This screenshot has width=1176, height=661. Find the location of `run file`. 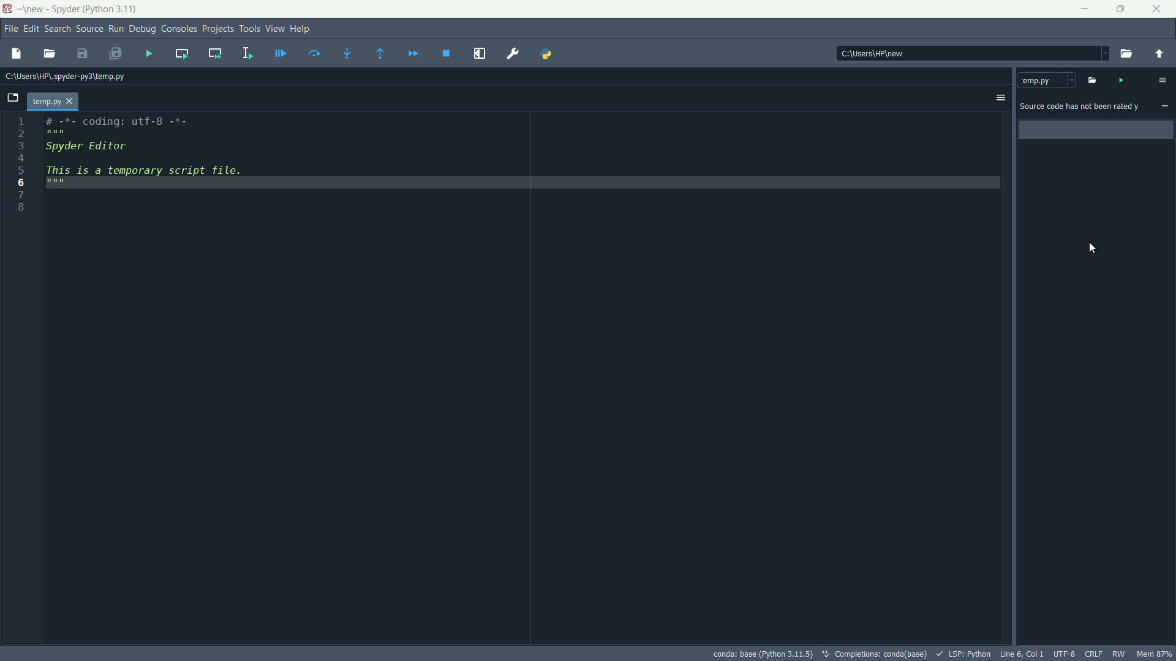

run file is located at coordinates (150, 54).